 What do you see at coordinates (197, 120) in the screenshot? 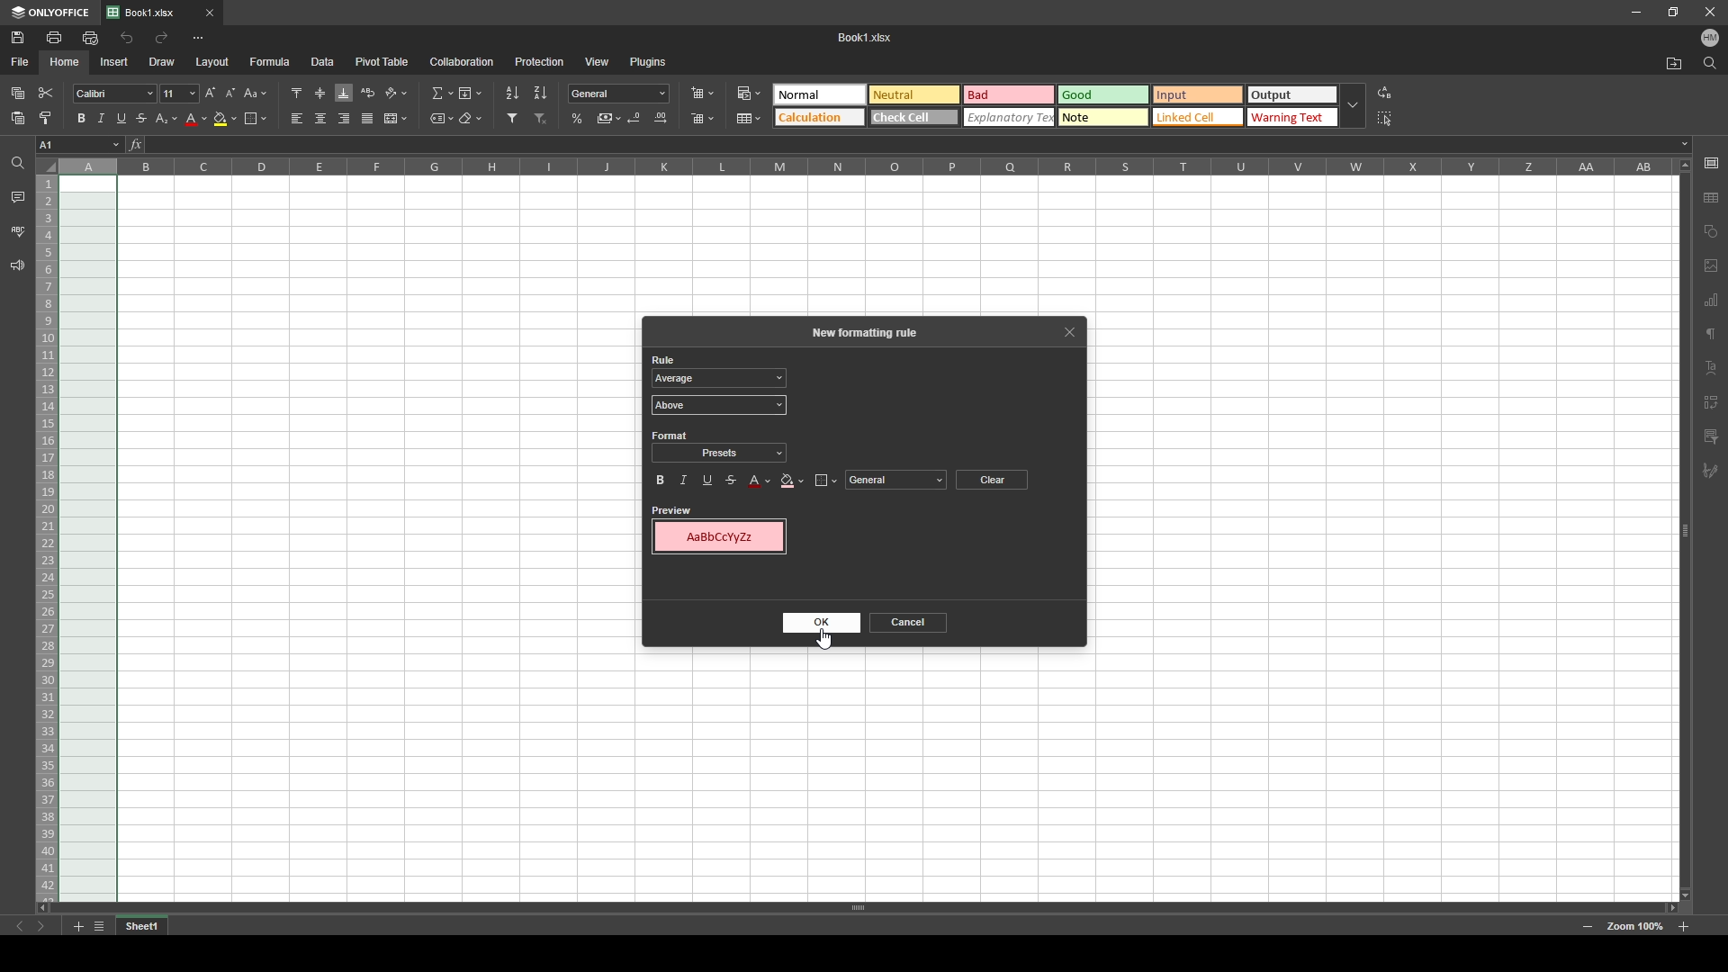
I see `font color` at bounding box center [197, 120].